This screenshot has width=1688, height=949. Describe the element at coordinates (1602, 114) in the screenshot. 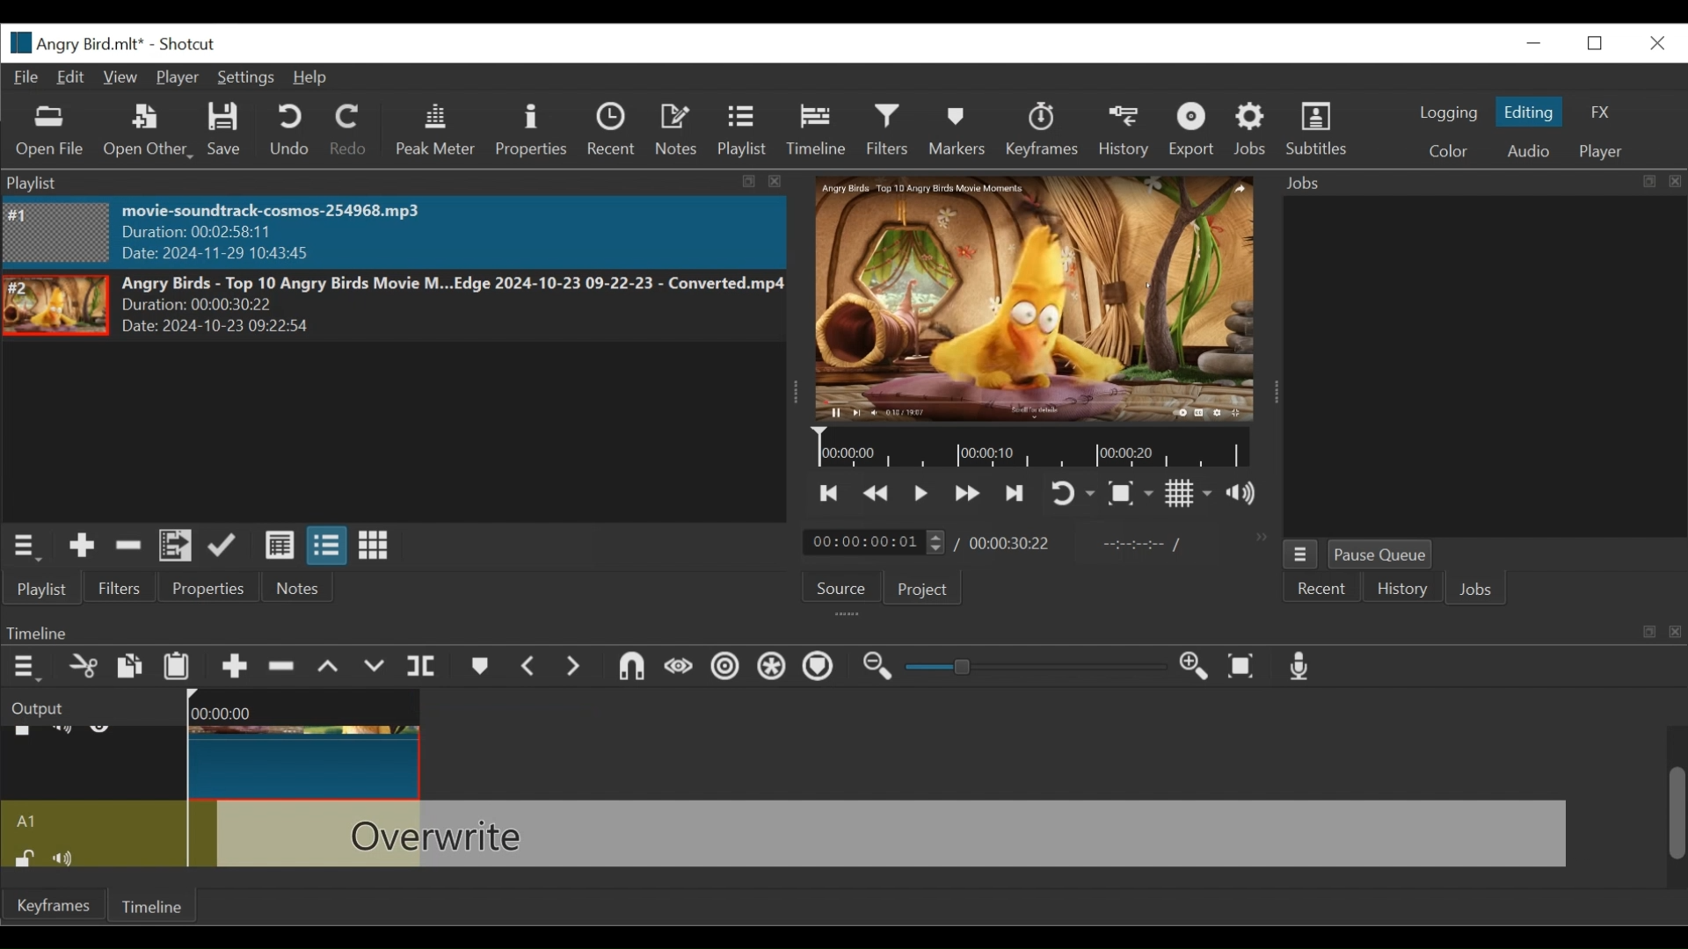

I see `FX` at that location.